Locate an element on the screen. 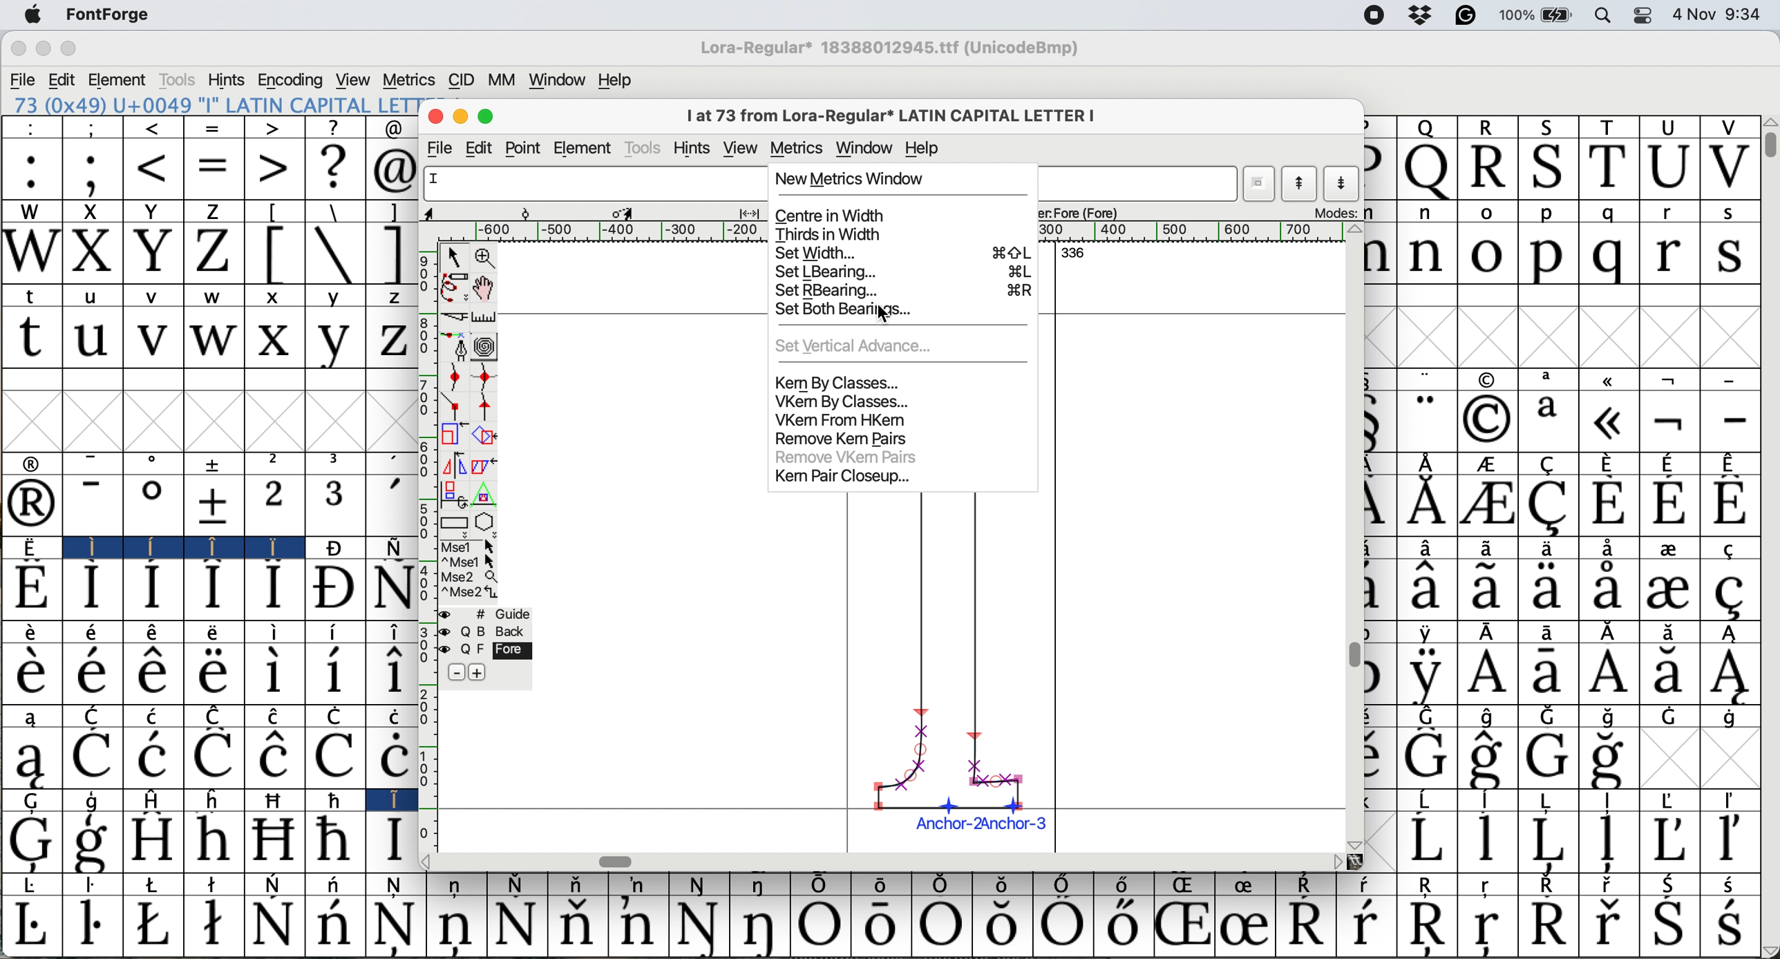  Symbol is located at coordinates (1732, 716).